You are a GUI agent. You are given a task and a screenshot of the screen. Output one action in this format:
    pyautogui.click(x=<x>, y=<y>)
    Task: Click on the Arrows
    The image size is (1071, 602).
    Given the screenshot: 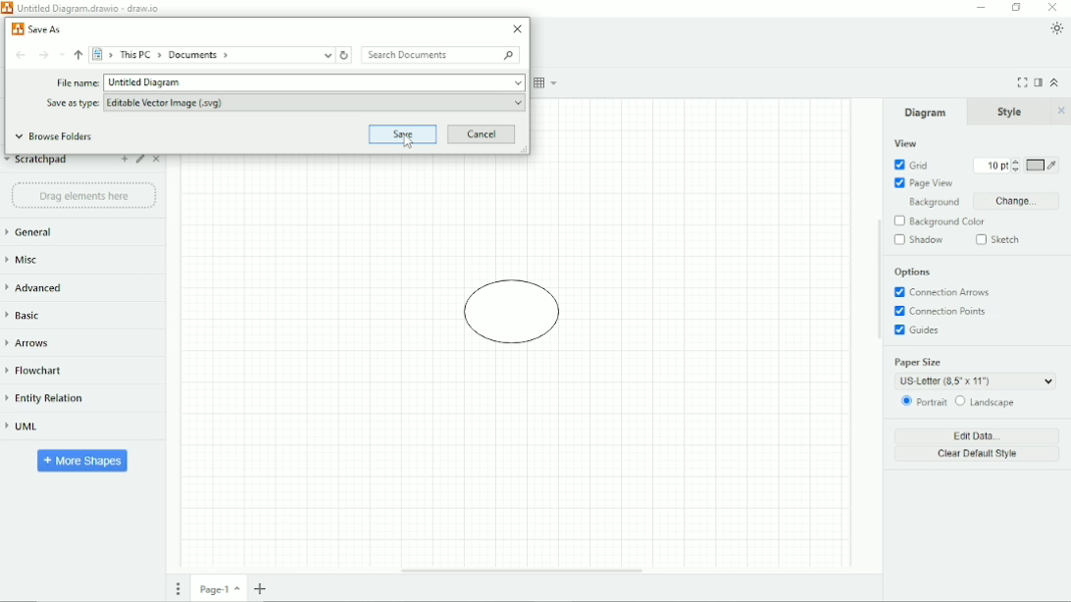 What is the action you would take?
    pyautogui.click(x=34, y=345)
    